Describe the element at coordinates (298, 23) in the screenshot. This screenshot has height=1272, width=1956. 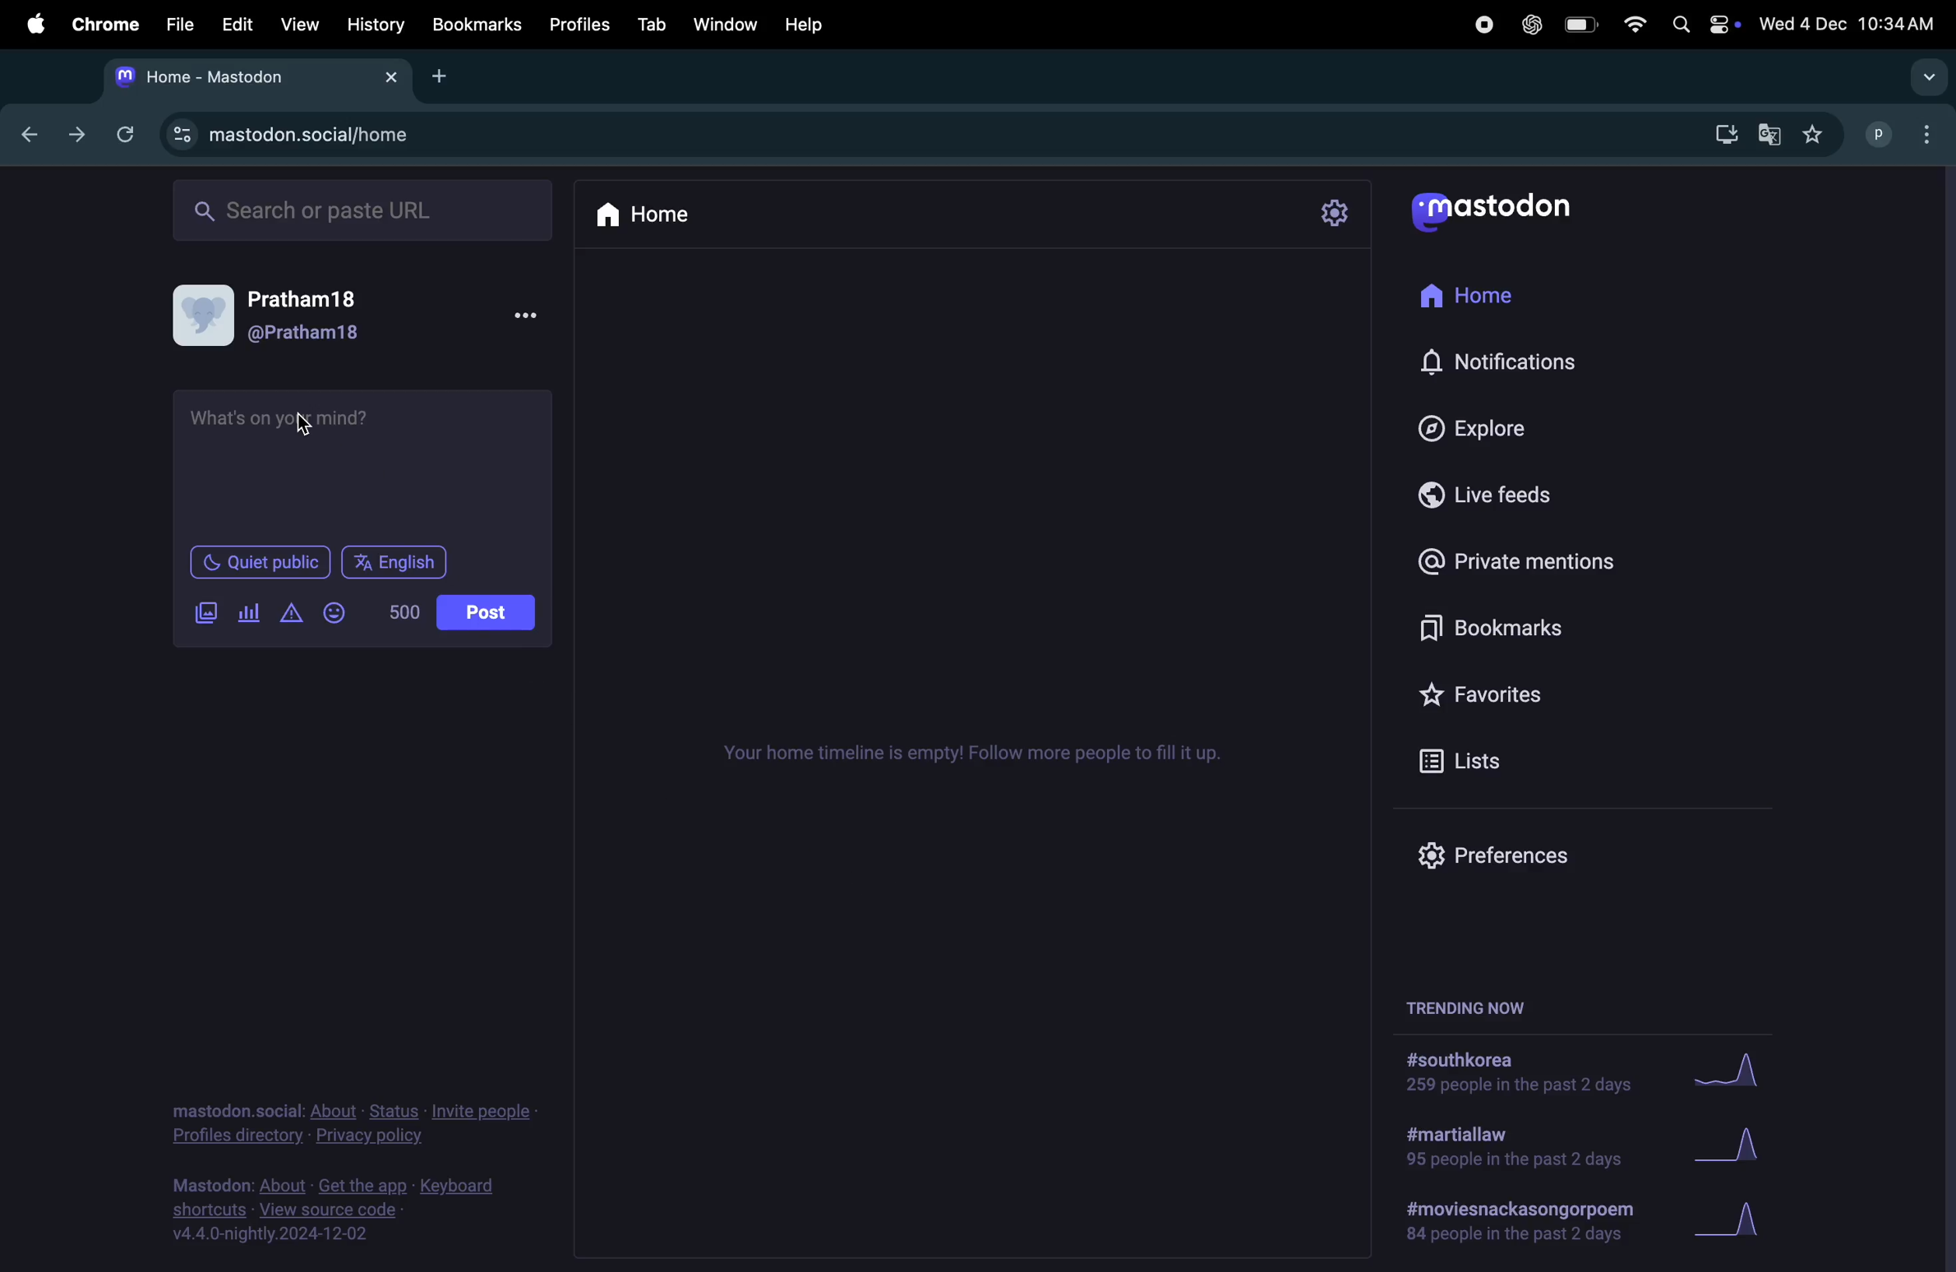
I see `View` at that location.